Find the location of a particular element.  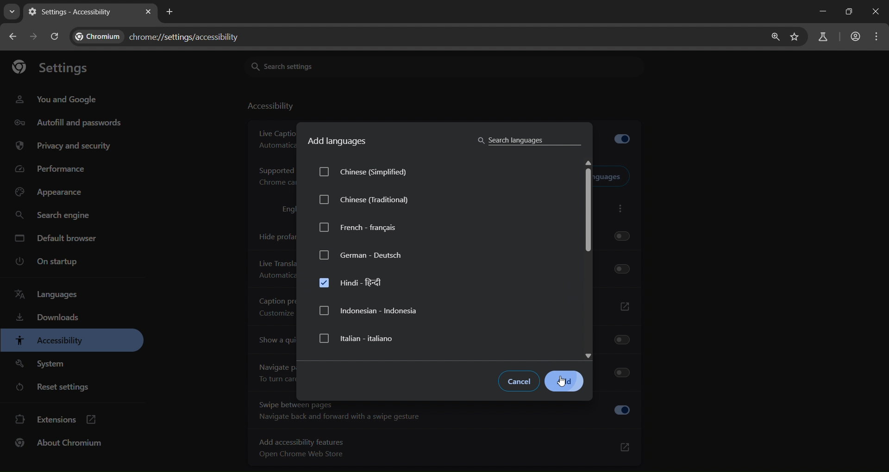

go back one page is located at coordinates (14, 36).